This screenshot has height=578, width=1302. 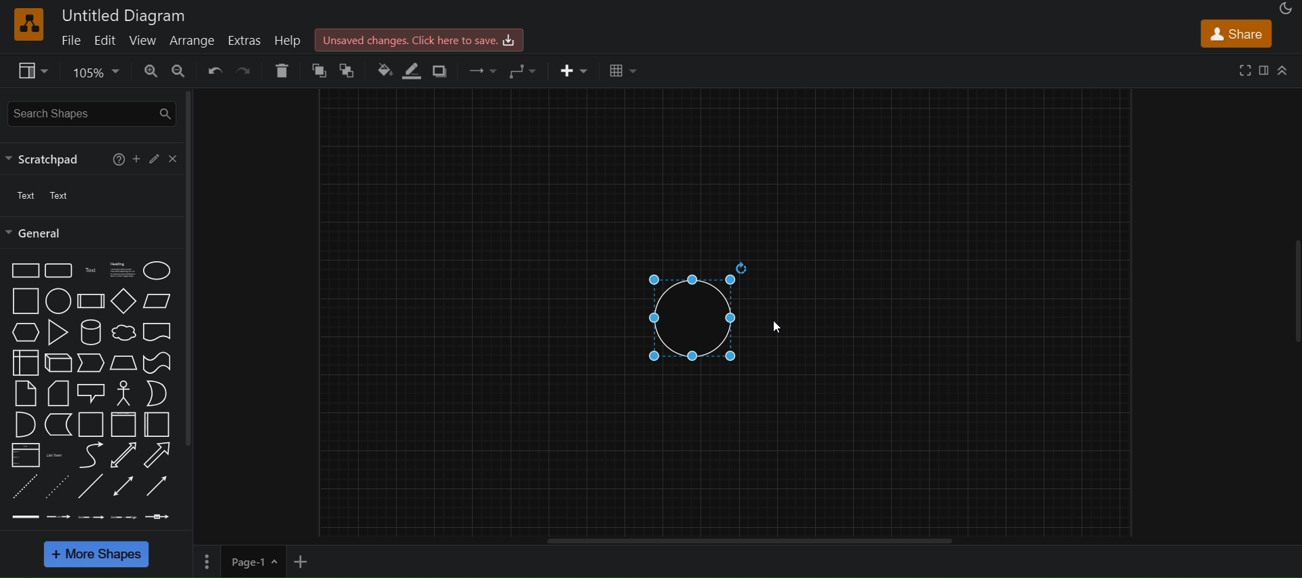 What do you see at coordinates (24, 302) in the screenshot?
I see `square` at bounding box center [24, 302].